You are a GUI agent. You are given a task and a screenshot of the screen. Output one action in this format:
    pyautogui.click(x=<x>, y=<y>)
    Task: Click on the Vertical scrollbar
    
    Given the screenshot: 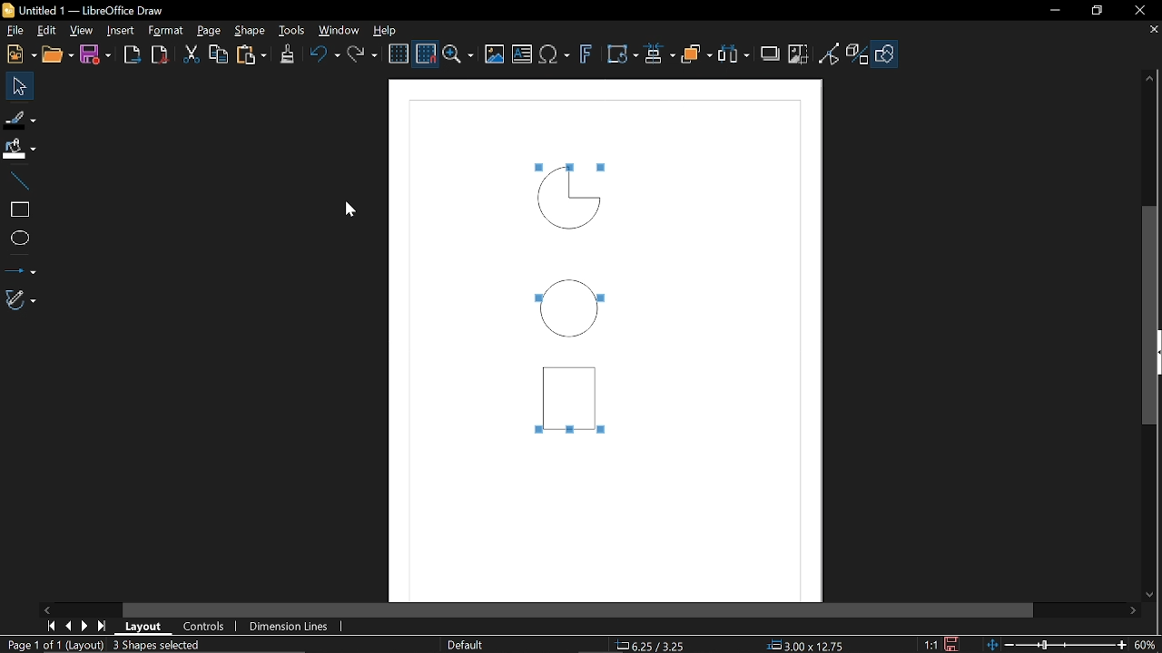 What is the action you would take?
    pyautogui.click(x=1149, y=314)
    